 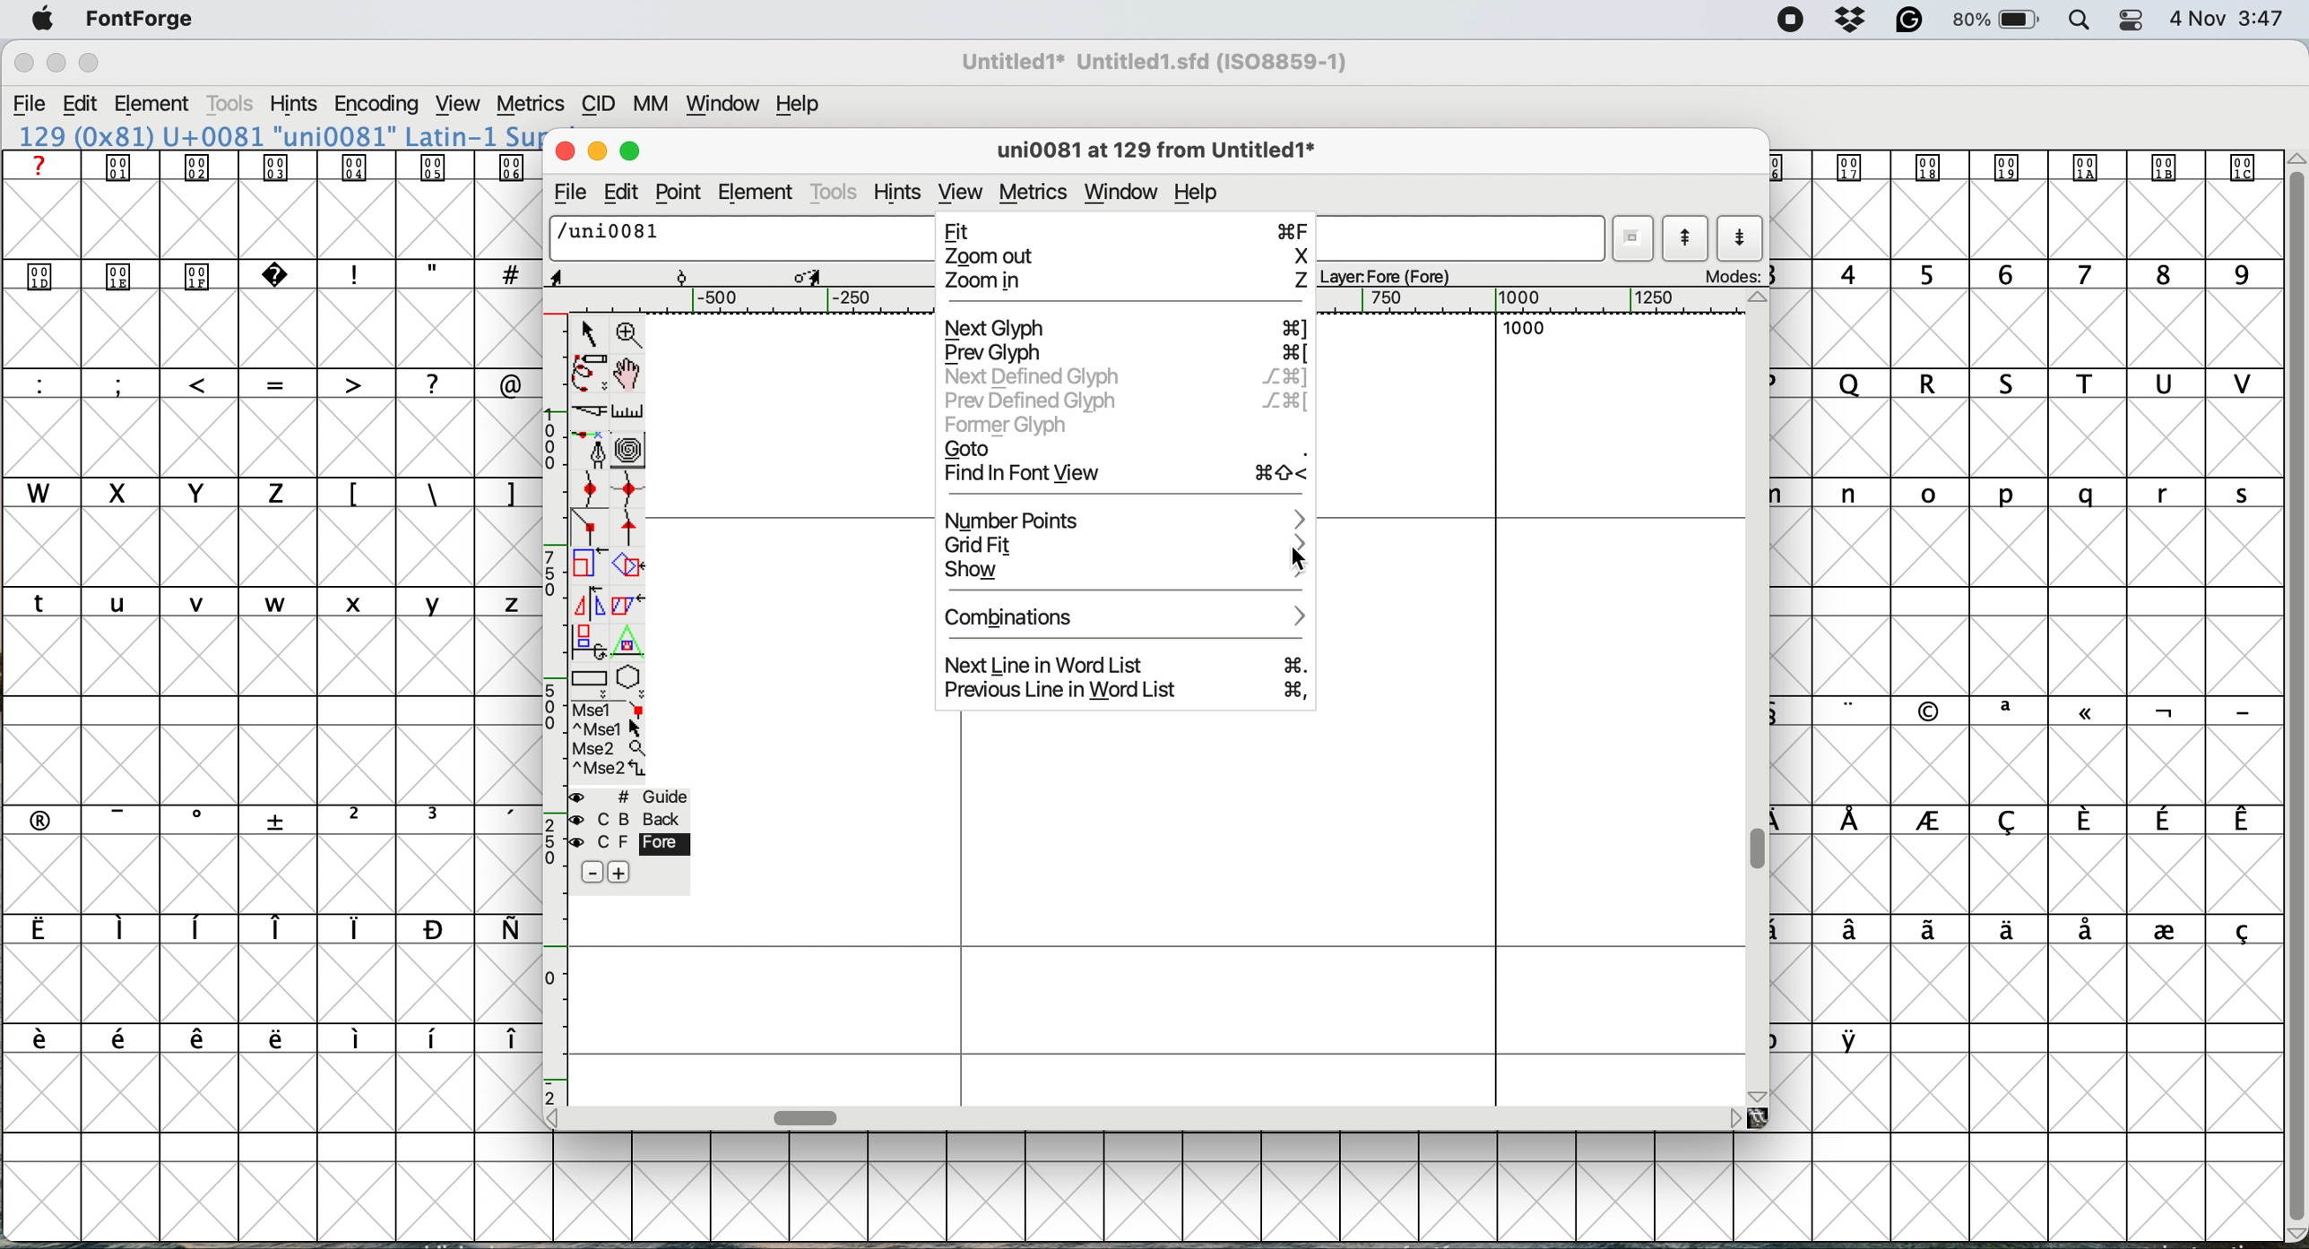 I want to click on Dropbox Status Icon, so click(x=1852, y=21).